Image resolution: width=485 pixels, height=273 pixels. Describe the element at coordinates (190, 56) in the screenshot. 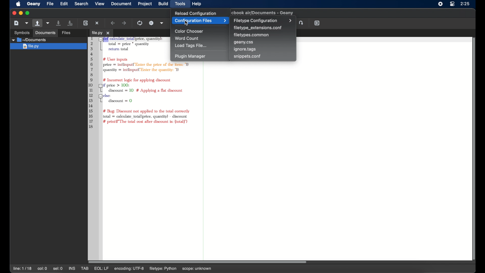

I see `plugin manager` at that location.